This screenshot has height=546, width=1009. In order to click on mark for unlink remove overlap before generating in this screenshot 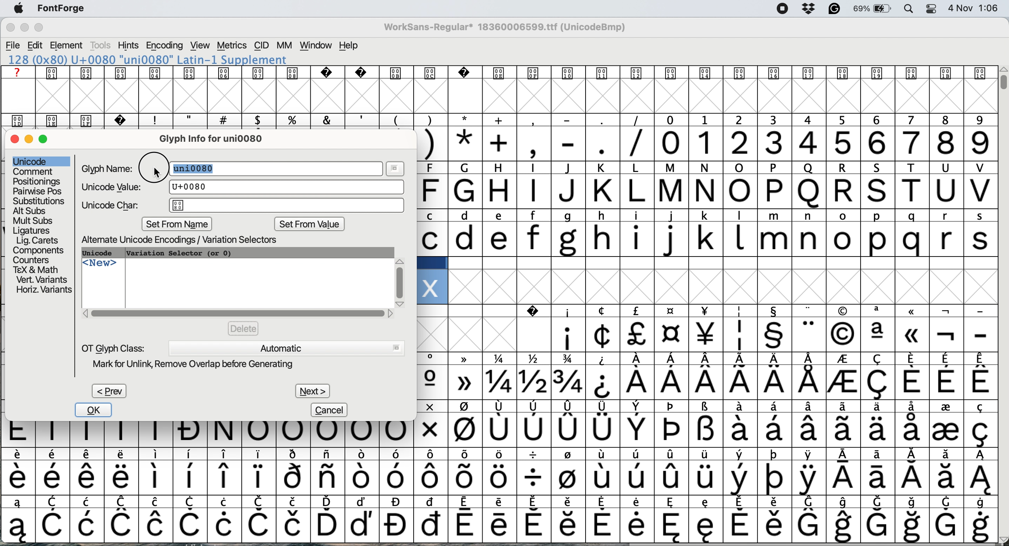, I will do `click(202, 365)`.